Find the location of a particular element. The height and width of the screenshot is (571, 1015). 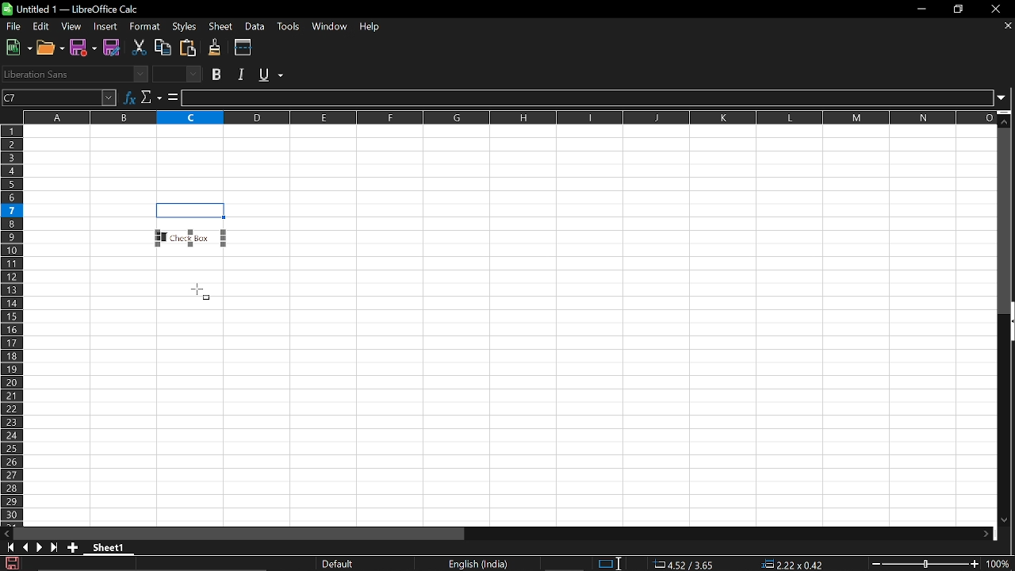

Add sheet is located at coordinates (72, 547).